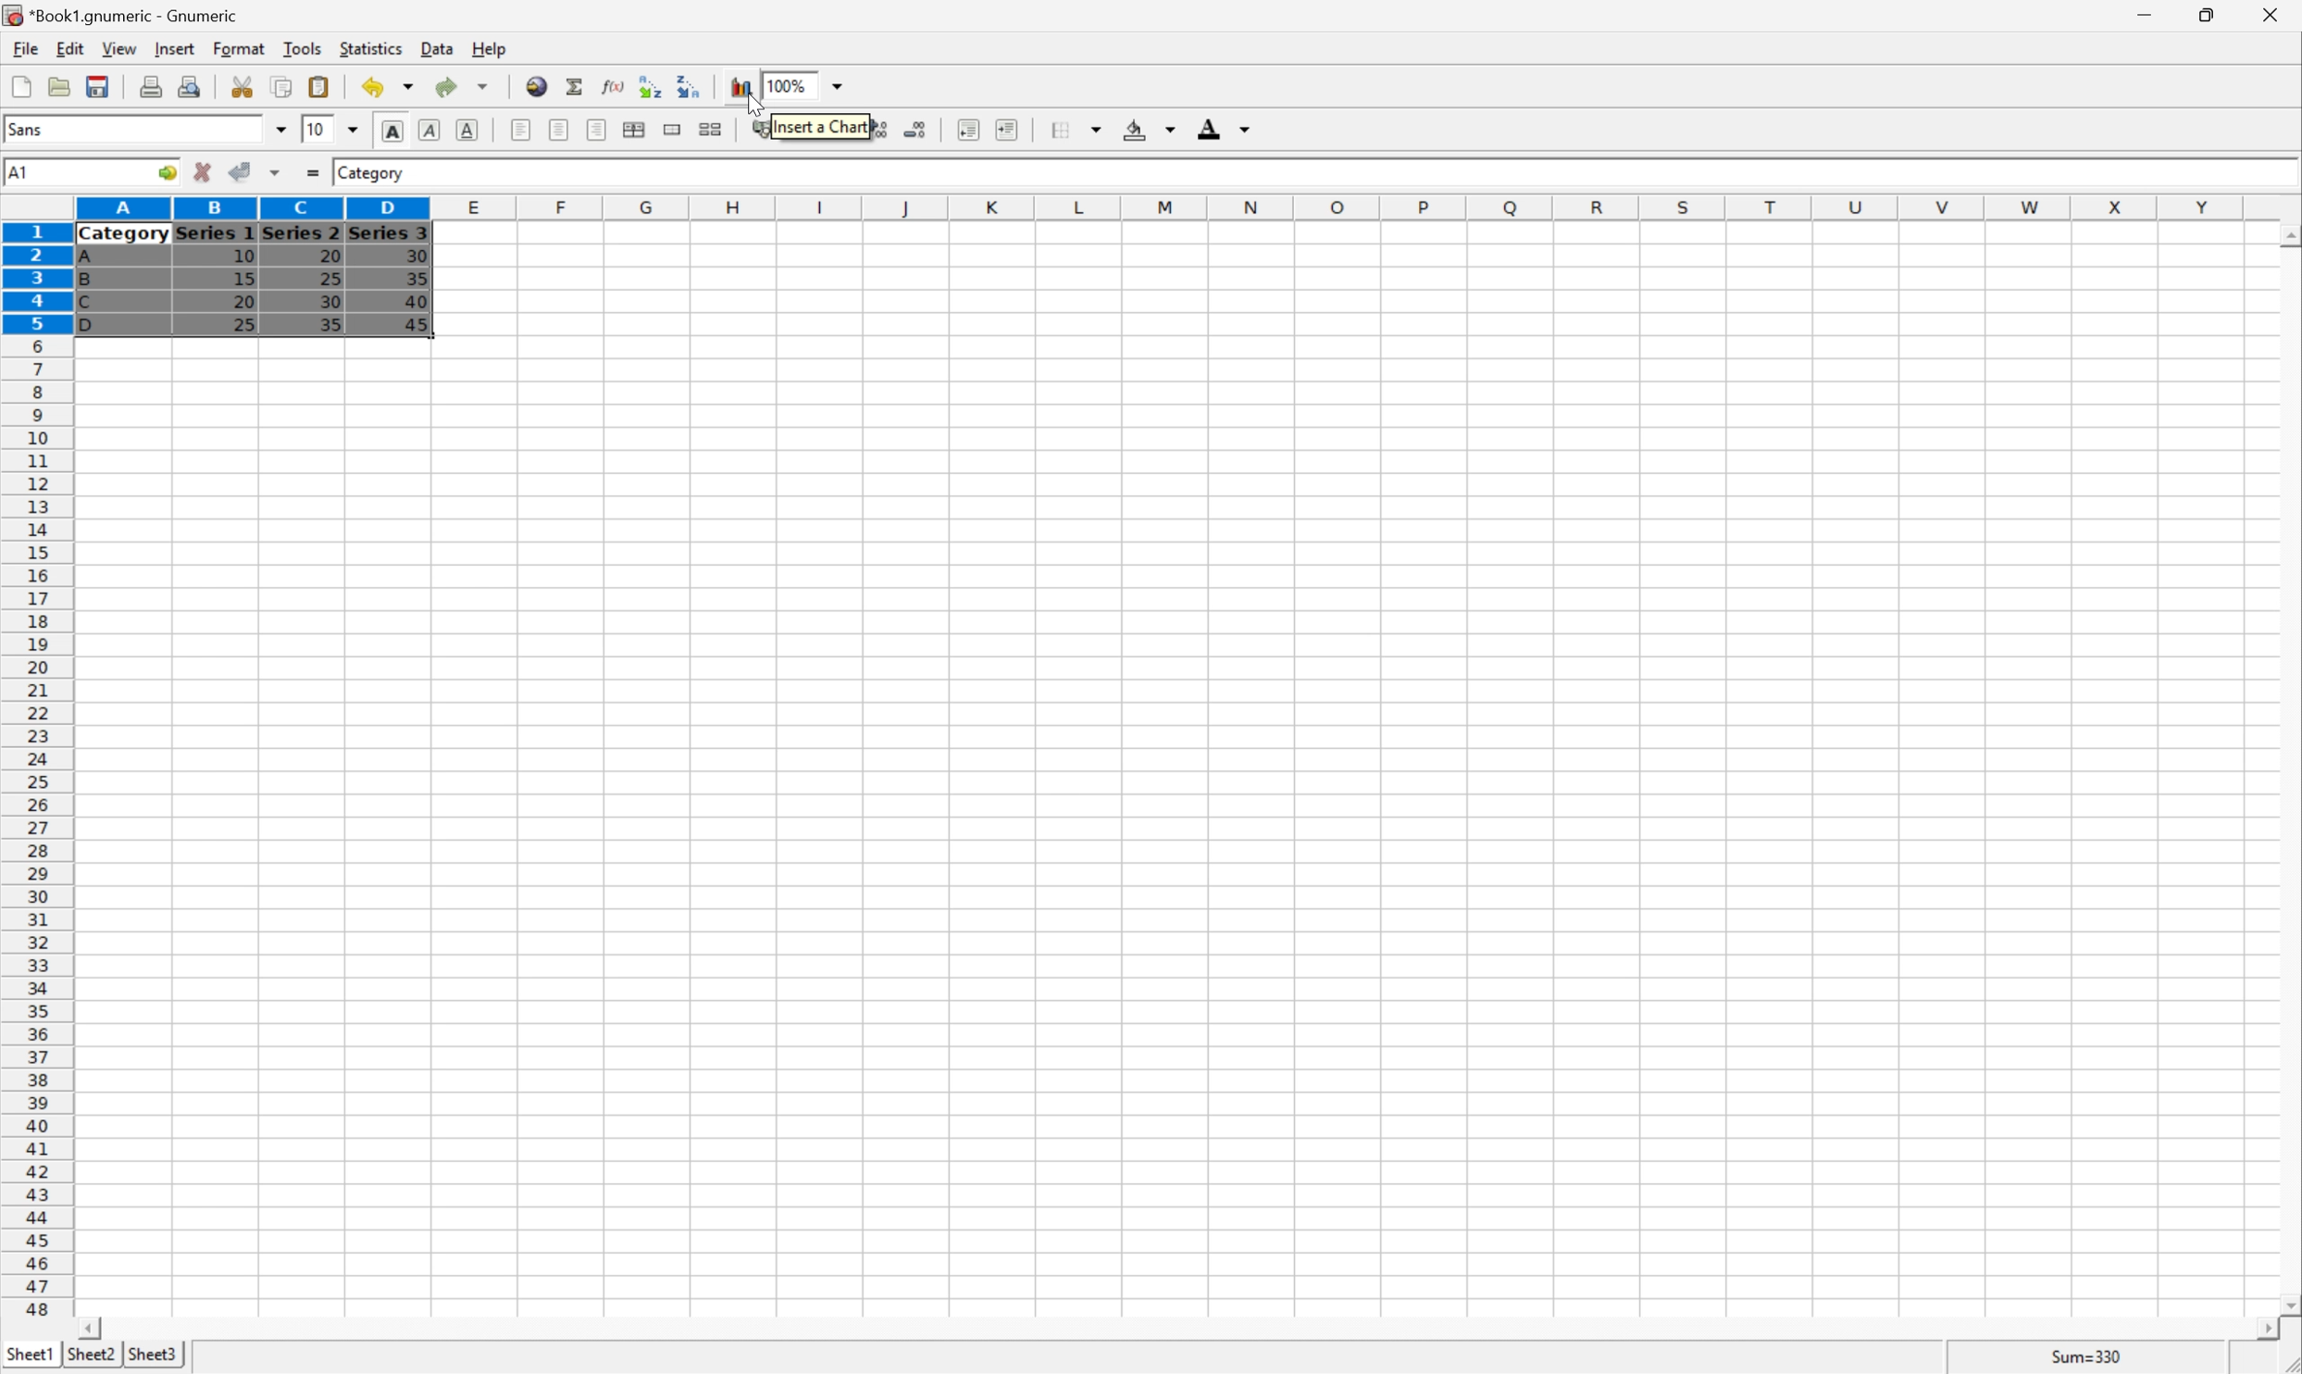 The image size is (2302, 1374). What do you see at coordinates (459, 85) in the screenshot?
I see `Redo` at bounding box center [459, 85].